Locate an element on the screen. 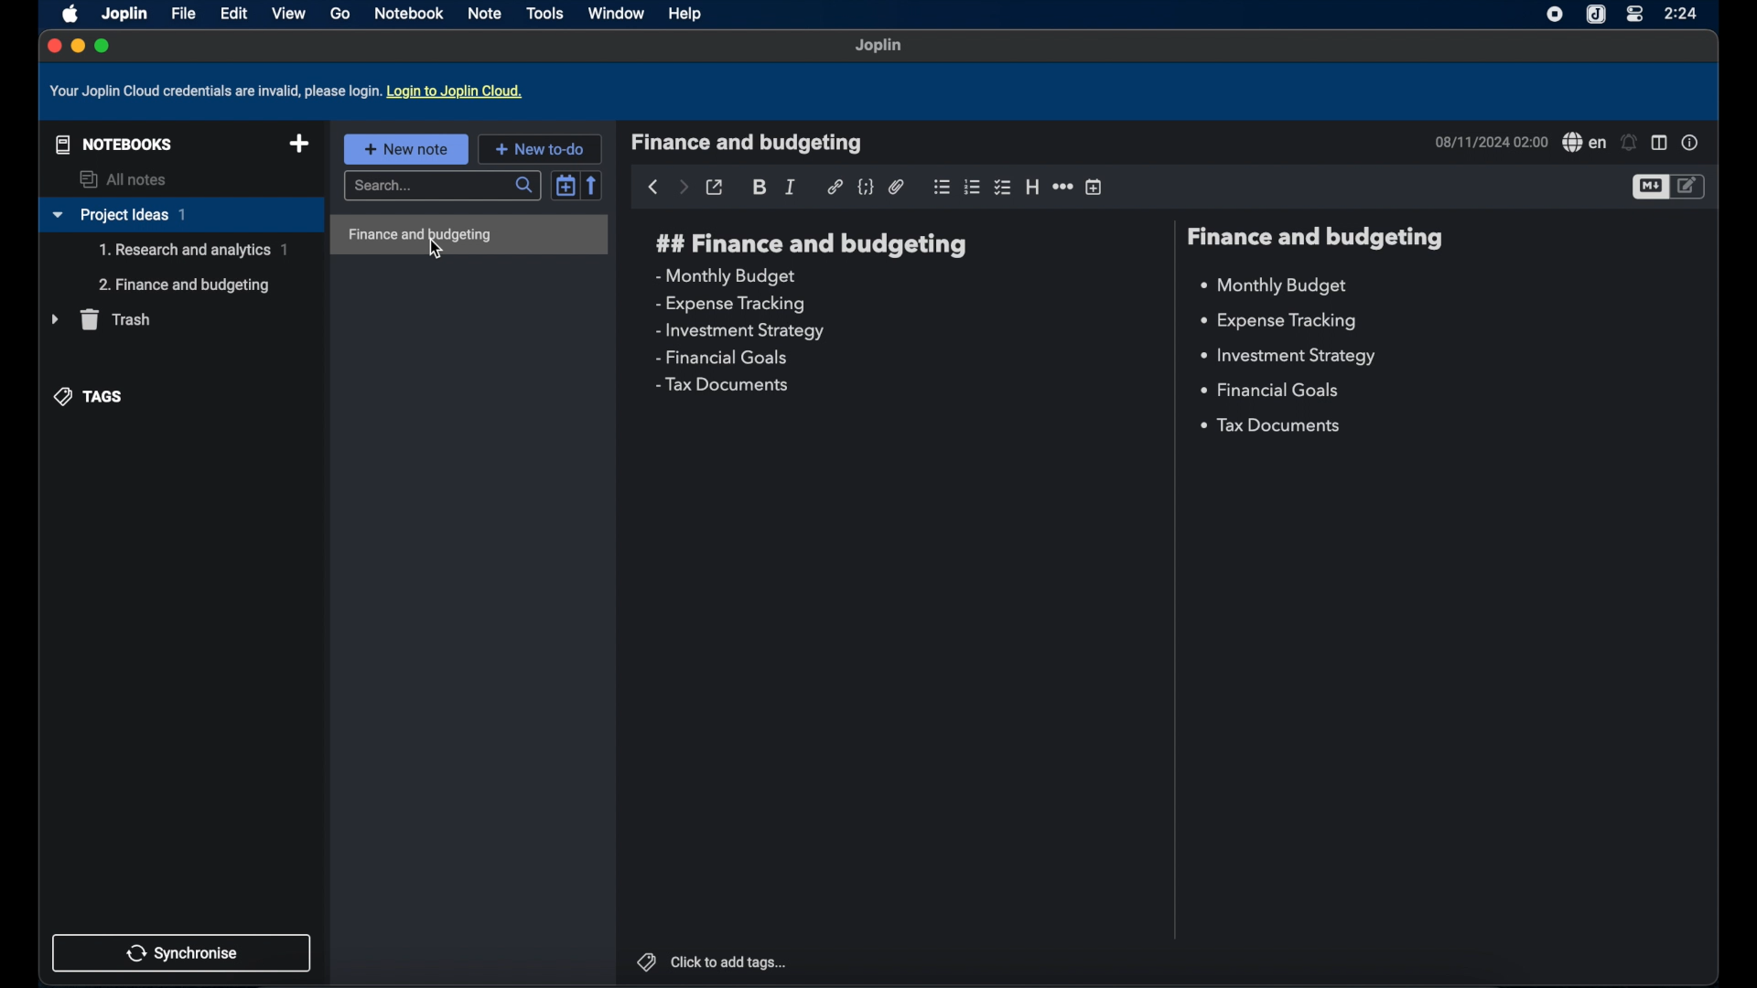 The height and width of the screenshot is (988, 1757). code is located at coordinates (867, 188).